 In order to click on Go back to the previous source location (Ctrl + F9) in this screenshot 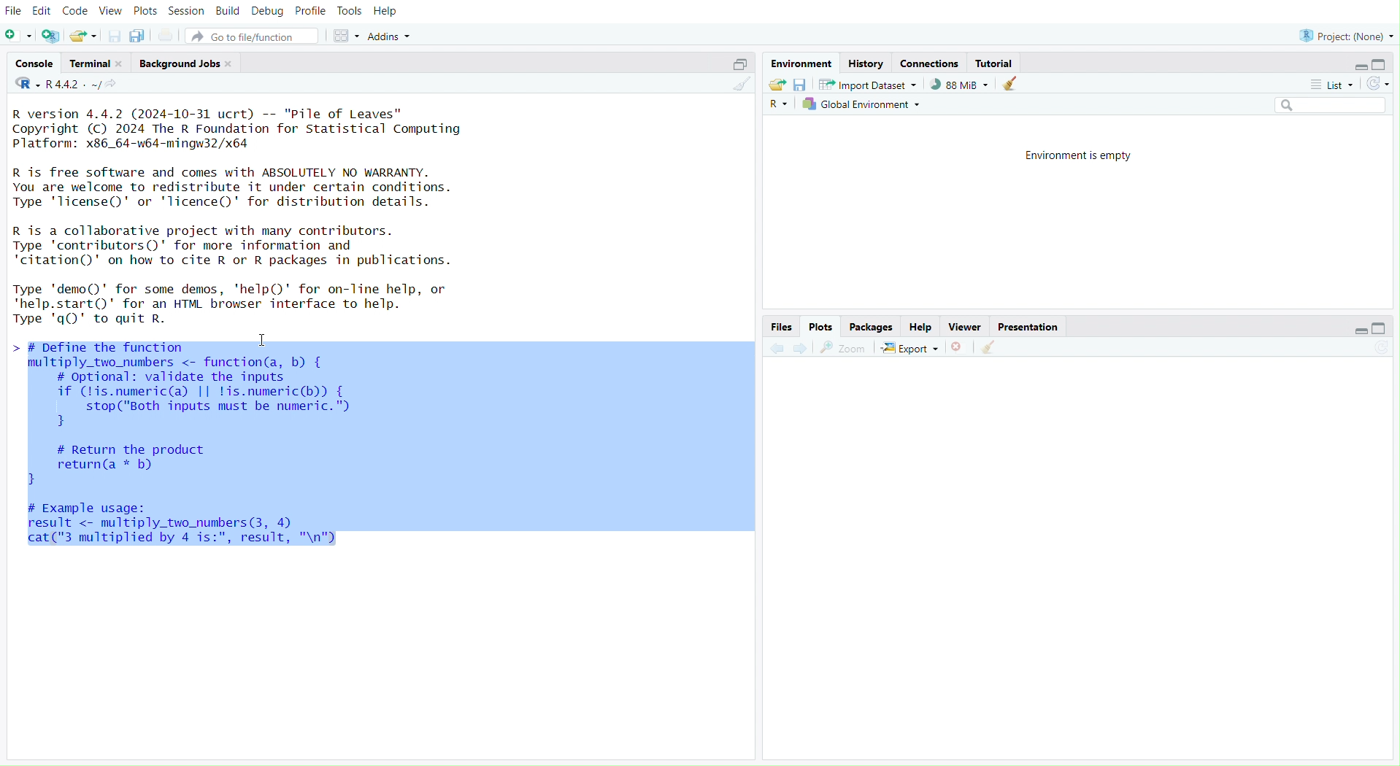, I will do `click(777, 347)`.